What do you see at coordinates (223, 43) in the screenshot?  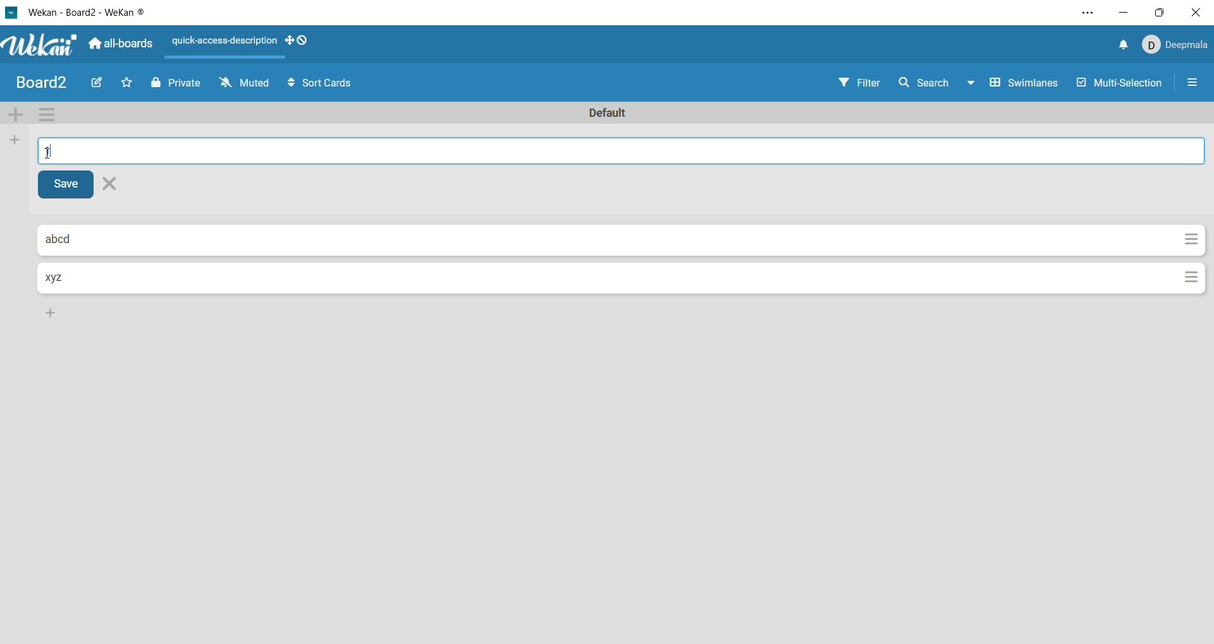 I see `text` at bounding box center [223, 43].